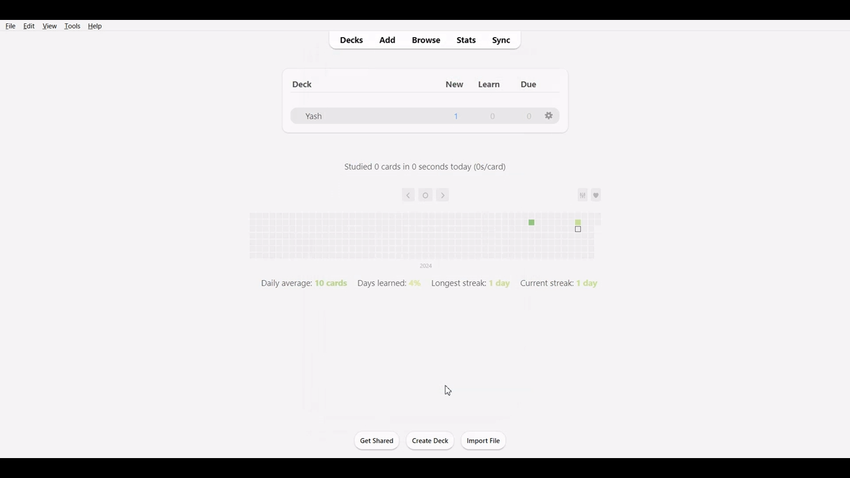  Describe the element at coordinates (506, 39) in the screenshot. I see `Sync` at that location.